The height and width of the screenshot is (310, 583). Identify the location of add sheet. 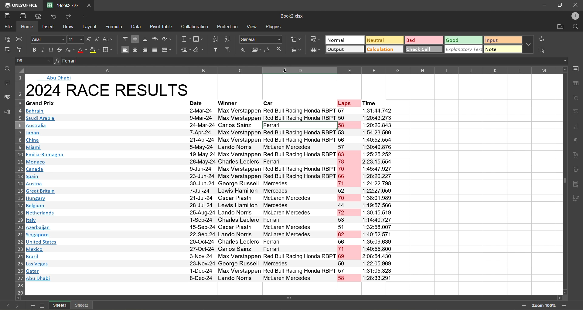
(33, 306).